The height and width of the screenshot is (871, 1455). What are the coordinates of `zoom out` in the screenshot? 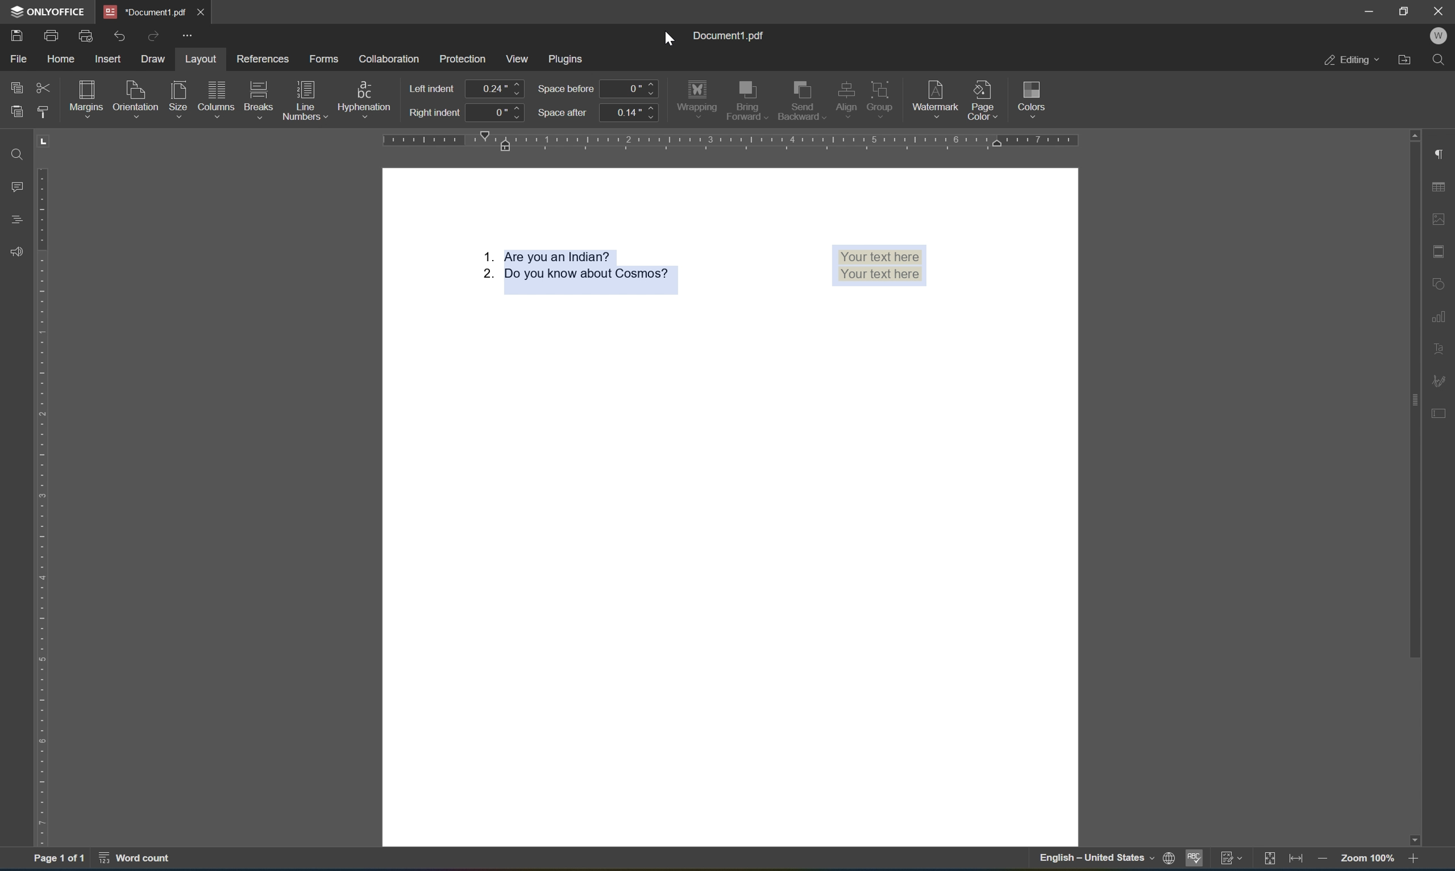 It's located at (1320, 861).